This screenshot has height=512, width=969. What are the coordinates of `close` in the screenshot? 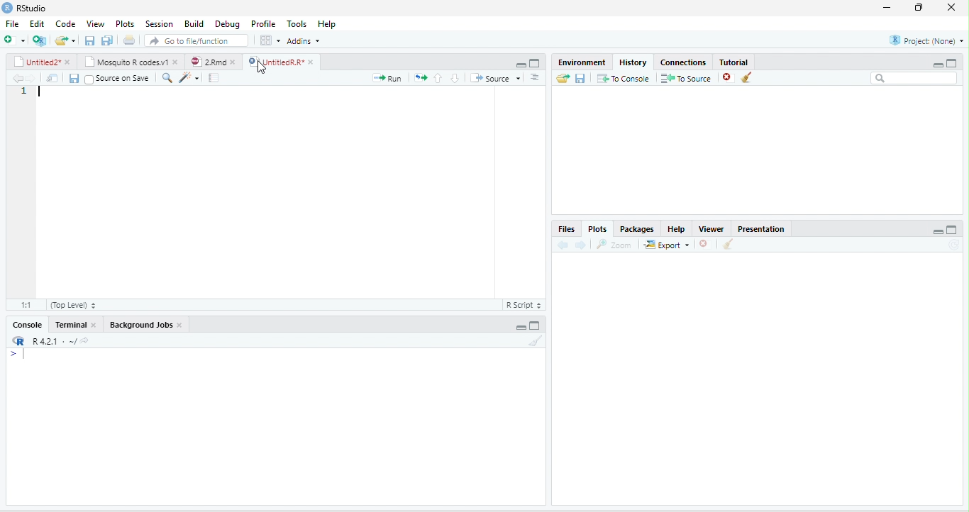 It's located at (724, 78).